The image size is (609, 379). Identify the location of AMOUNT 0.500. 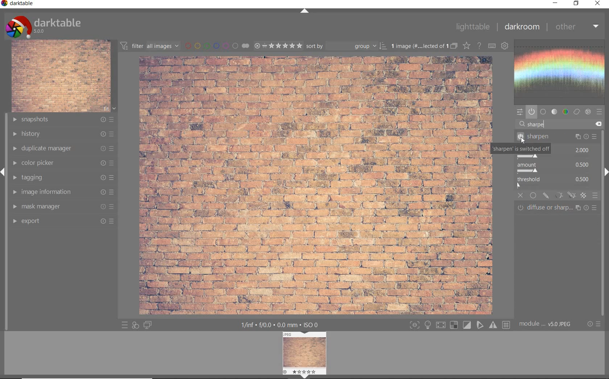
(556, 168).